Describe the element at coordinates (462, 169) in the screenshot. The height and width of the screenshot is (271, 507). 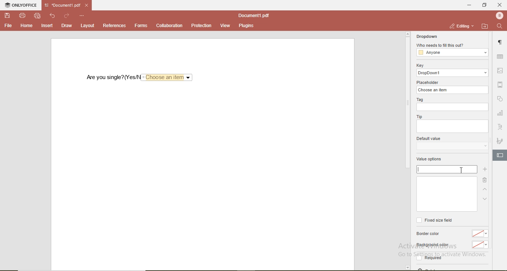
I see `cursor` at that location.